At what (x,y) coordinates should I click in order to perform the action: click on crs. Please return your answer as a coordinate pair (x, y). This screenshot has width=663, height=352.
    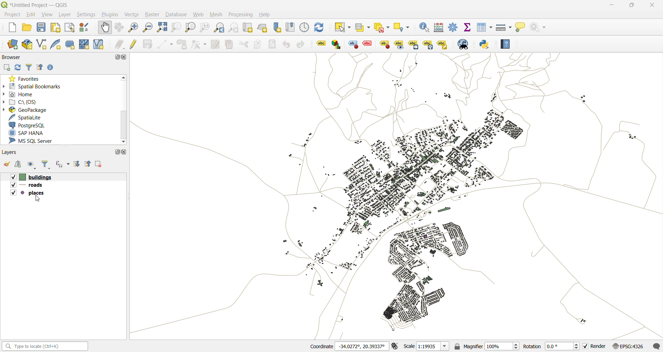
    Looking at the image, I should click on (627, 346).